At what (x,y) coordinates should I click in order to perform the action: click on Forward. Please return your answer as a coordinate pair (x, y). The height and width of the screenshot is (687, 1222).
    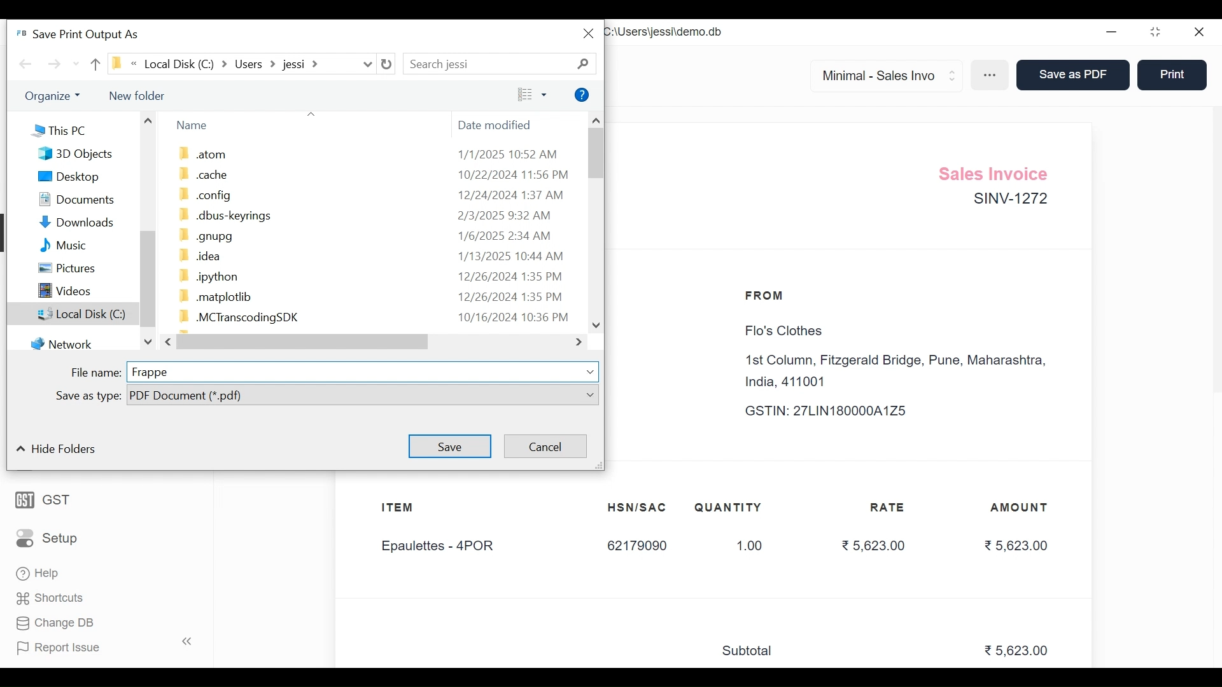
    Looking at the image, I should click on (56, 66).